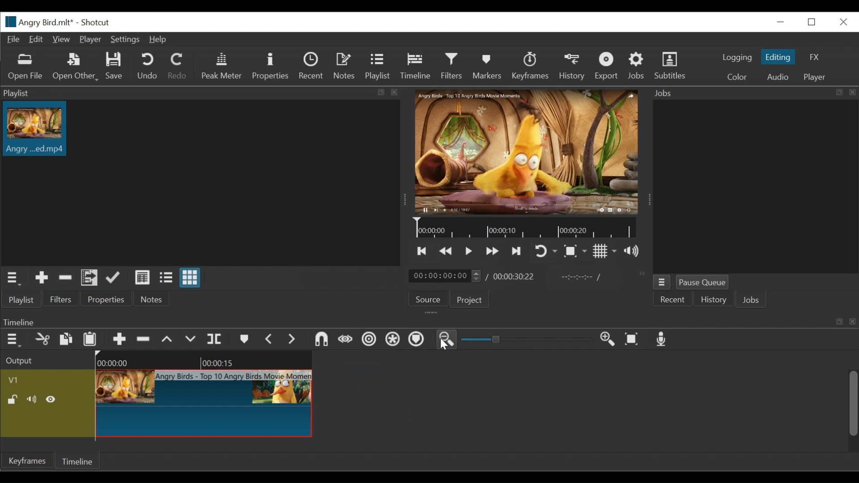 Image resolution: width=859 pixels, height=483 pixels. What do you see at coordinates (268, 339) in the screenshot?
I see `previous` at bounding box center [268, 339].